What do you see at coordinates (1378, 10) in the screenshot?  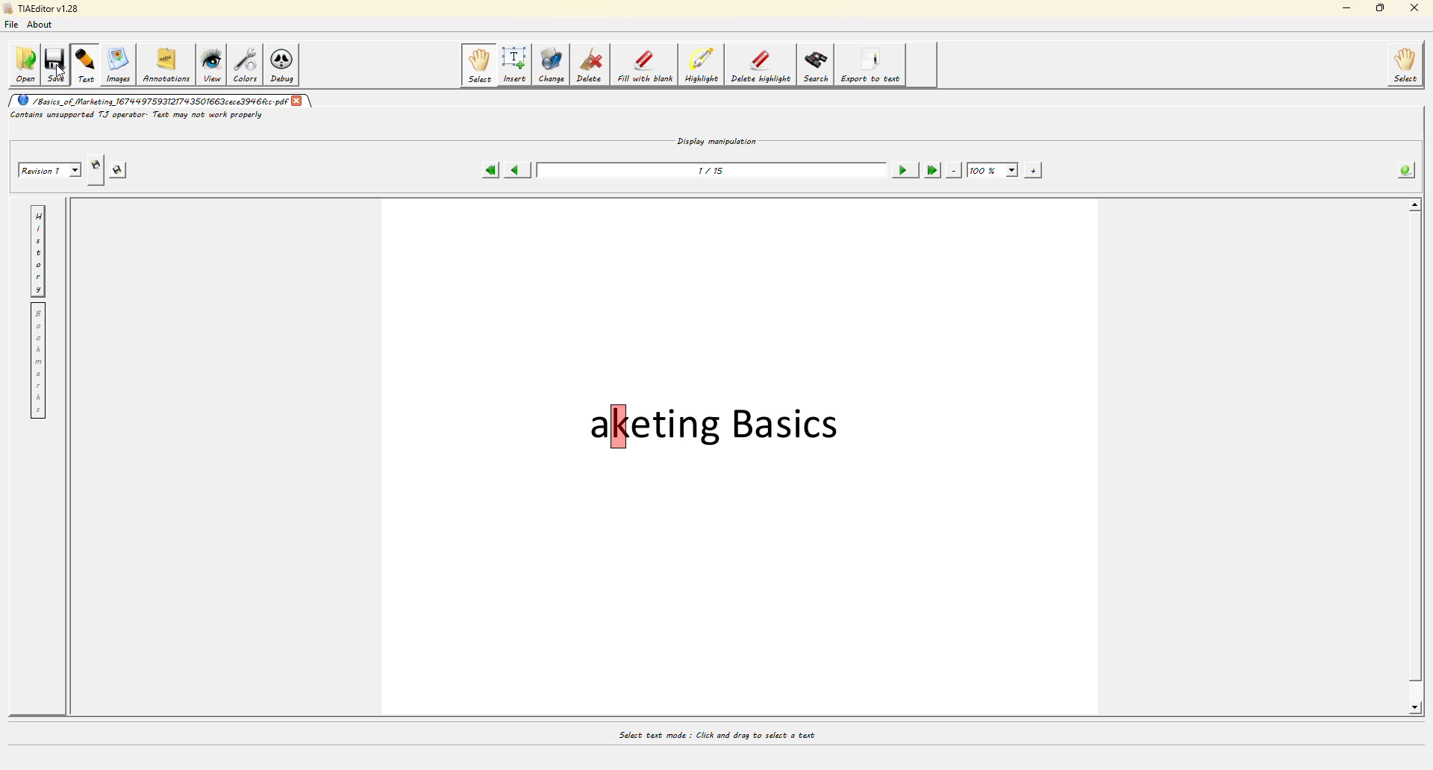 I see `maximize` at bounding box center [1378, 10].